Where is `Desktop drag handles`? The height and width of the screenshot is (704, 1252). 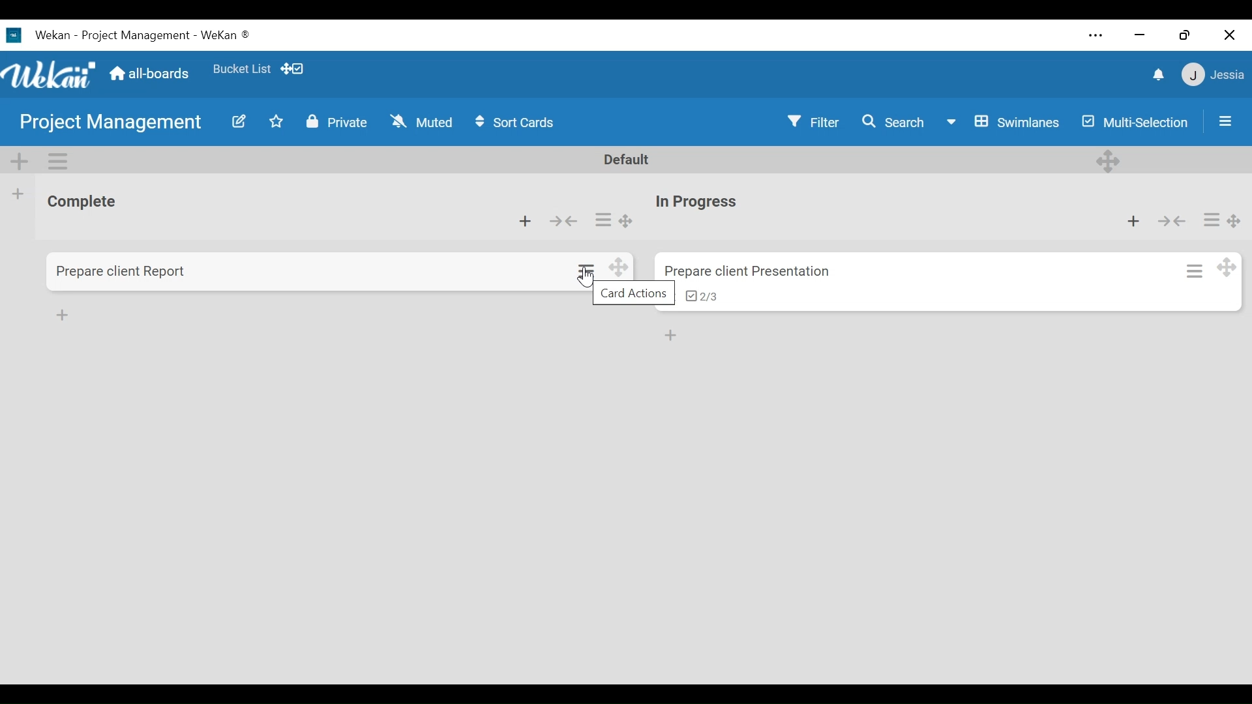 Desktop drag handles is located at coordinates (619, 269).